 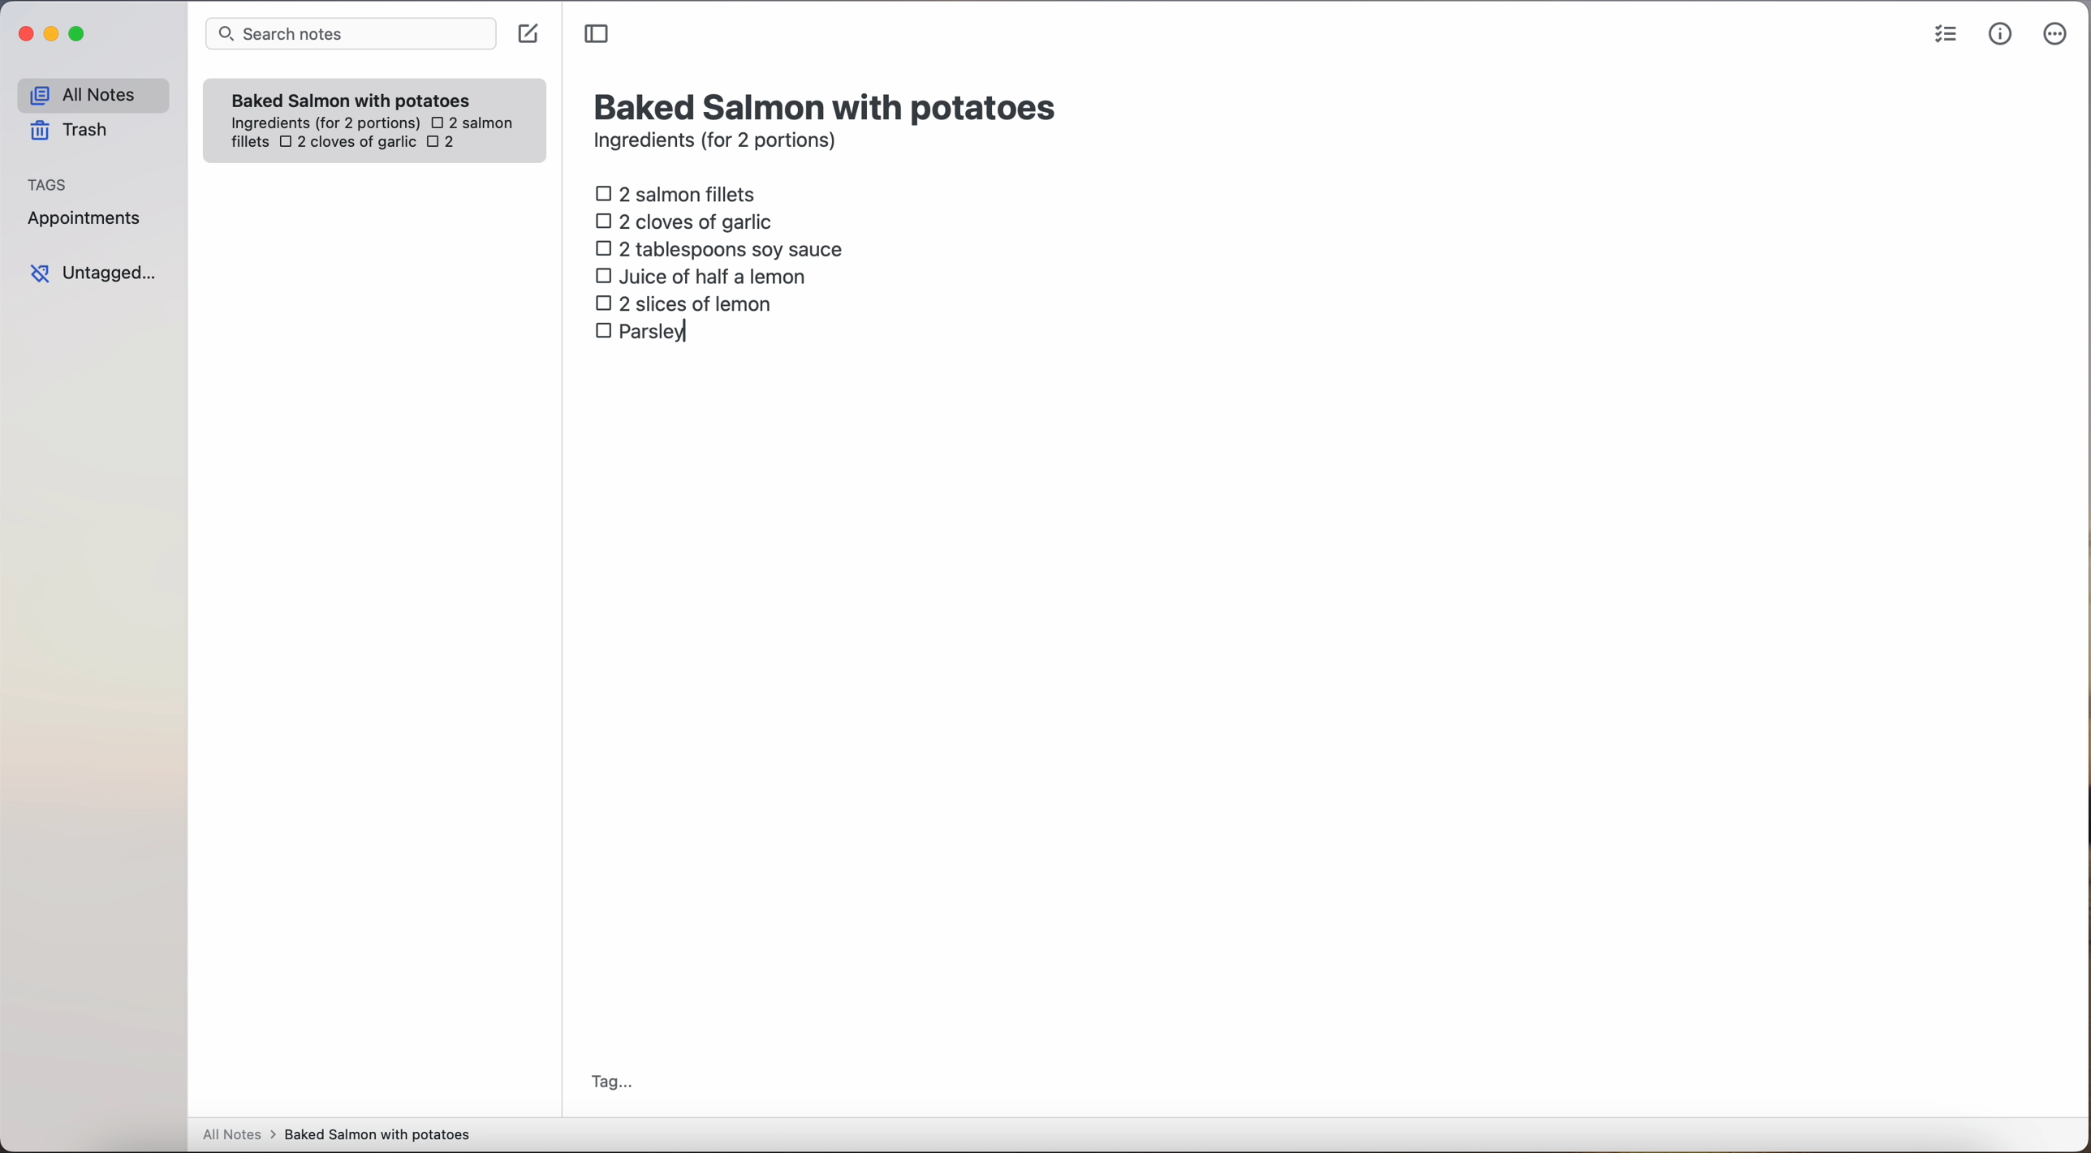 What do you see at coordinates (93, 94) in the screenshot?
I see `all notes` at bounding box center [93, 94].